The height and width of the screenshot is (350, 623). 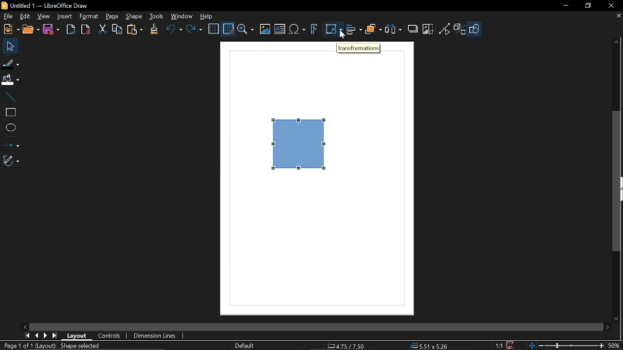 I want to click on Shapes, so click(x=474, y=29).